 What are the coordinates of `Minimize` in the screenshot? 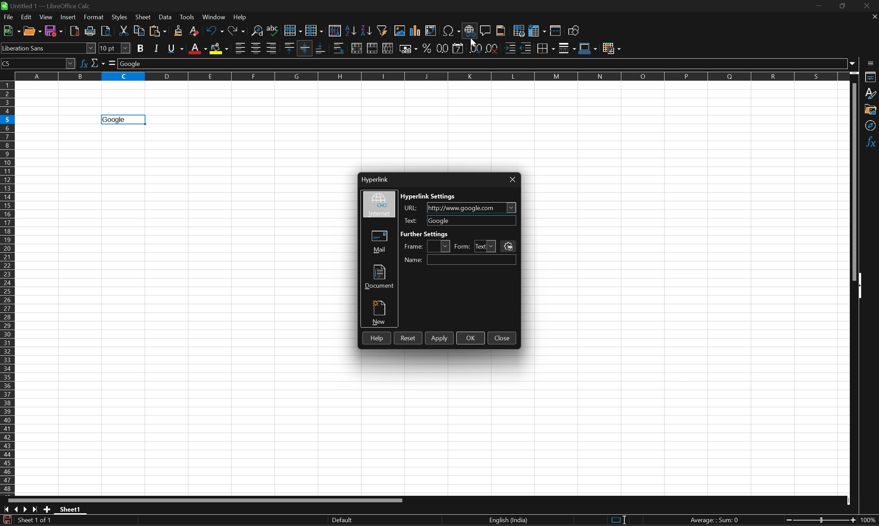 It's located at (820, 6).